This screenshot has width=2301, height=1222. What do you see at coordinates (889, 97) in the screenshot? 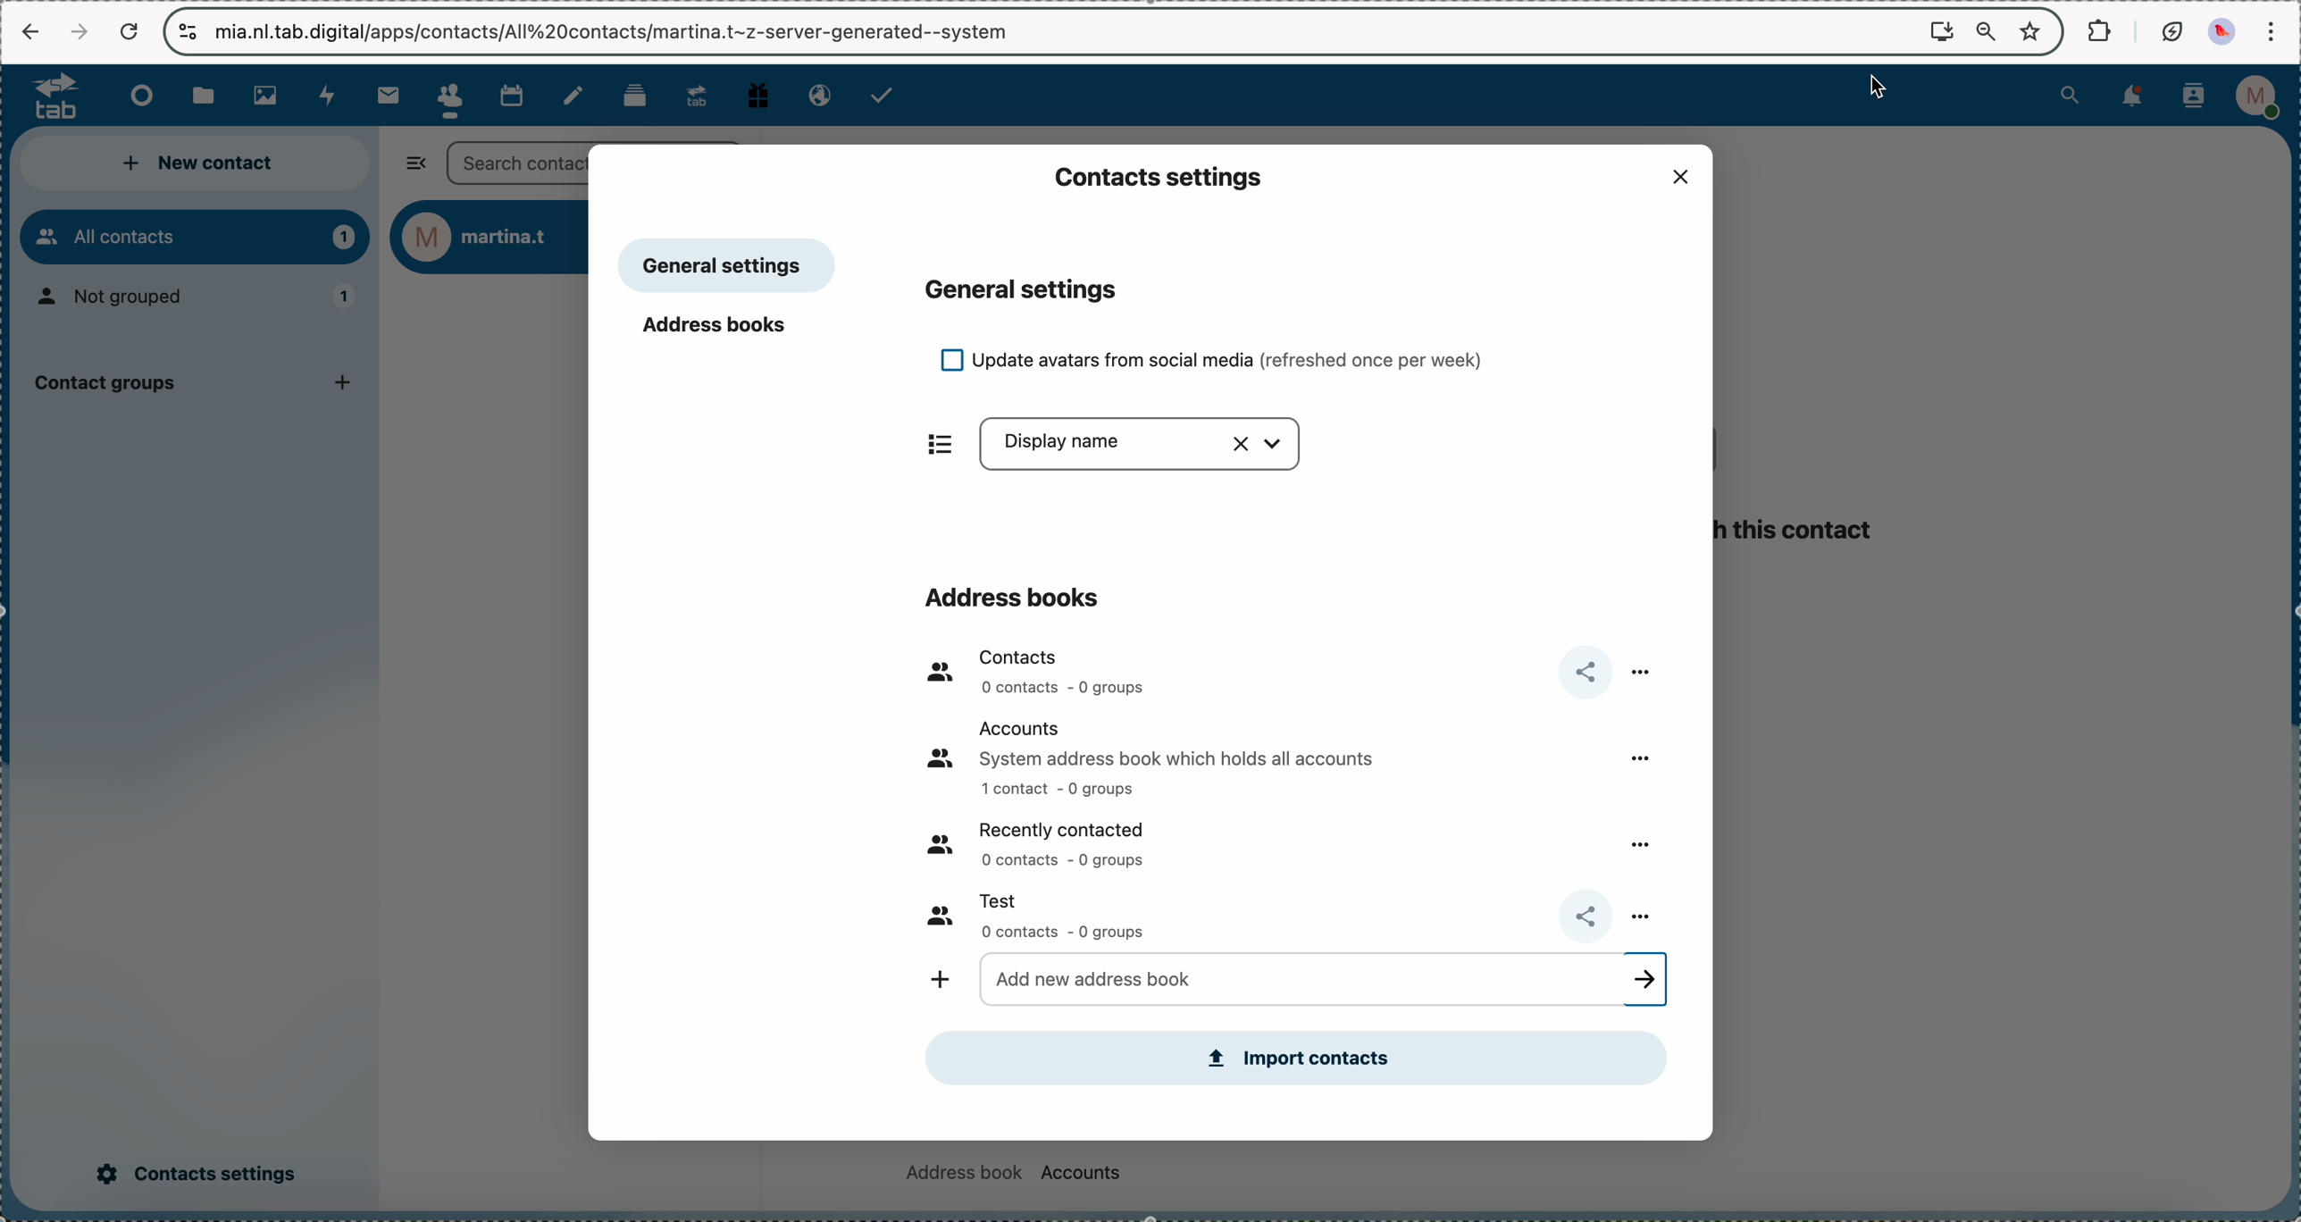
I see `tasks` at bounding box center [889, 97].